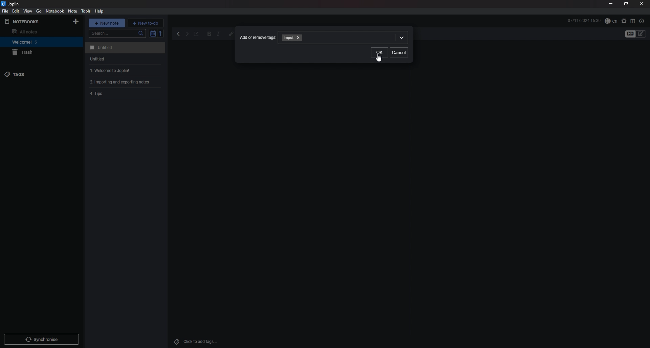 This screenshot has width=650, height=348. I want to click on spell check, so click(611, 21).